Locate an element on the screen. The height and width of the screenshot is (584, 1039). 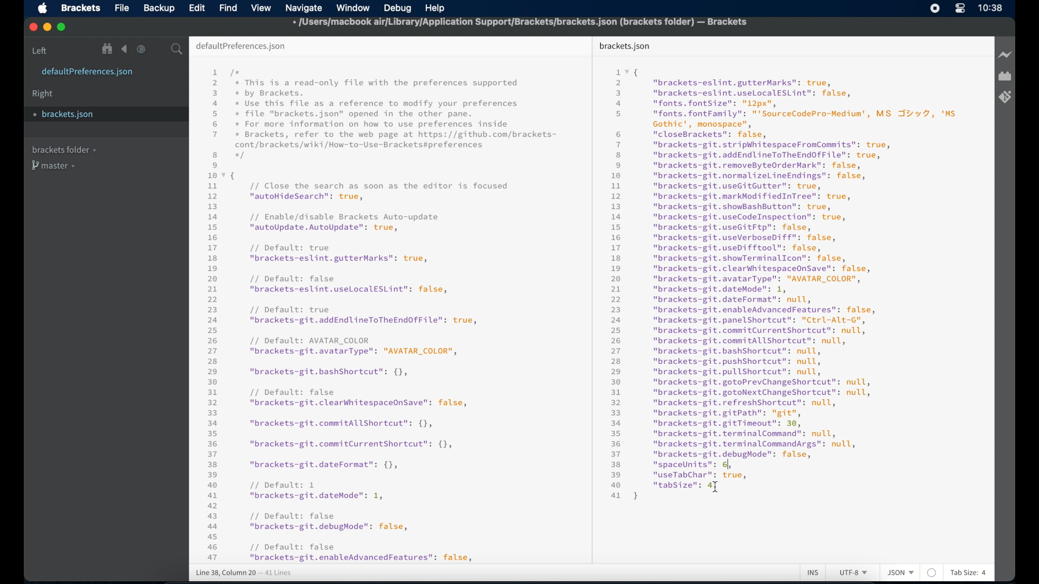
brackets.json is located at coordinates (624, 47).